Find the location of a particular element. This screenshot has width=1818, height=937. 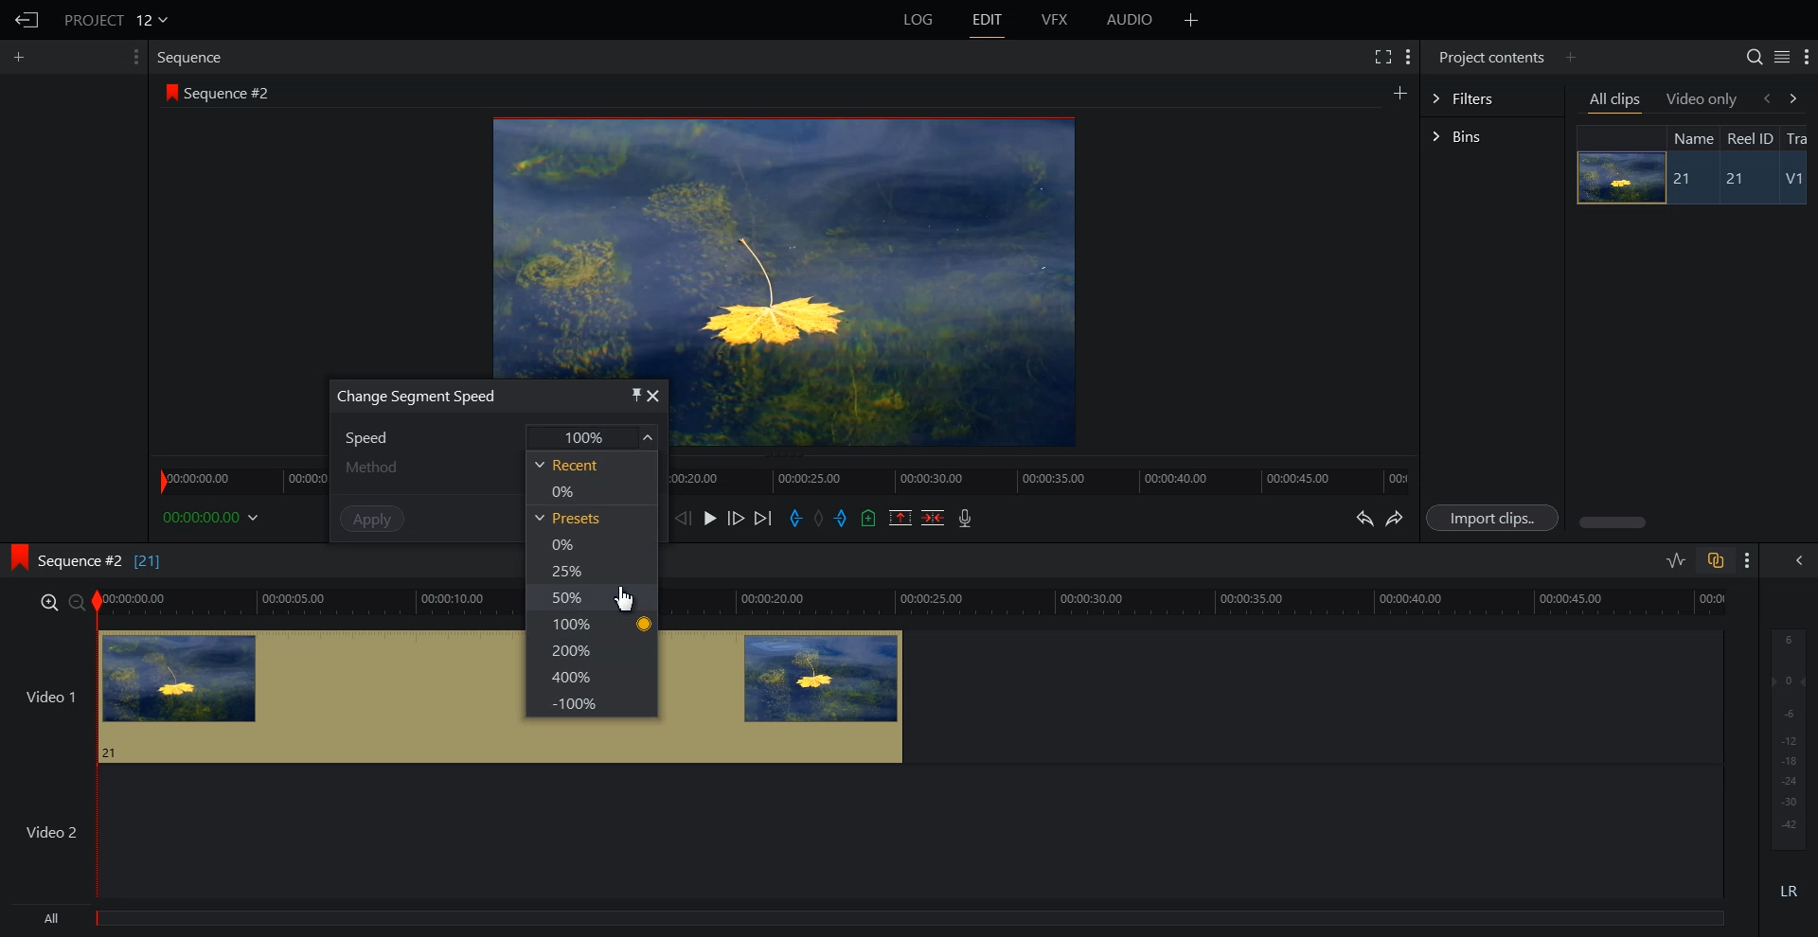

Image is located at coordinates (1615, 177).